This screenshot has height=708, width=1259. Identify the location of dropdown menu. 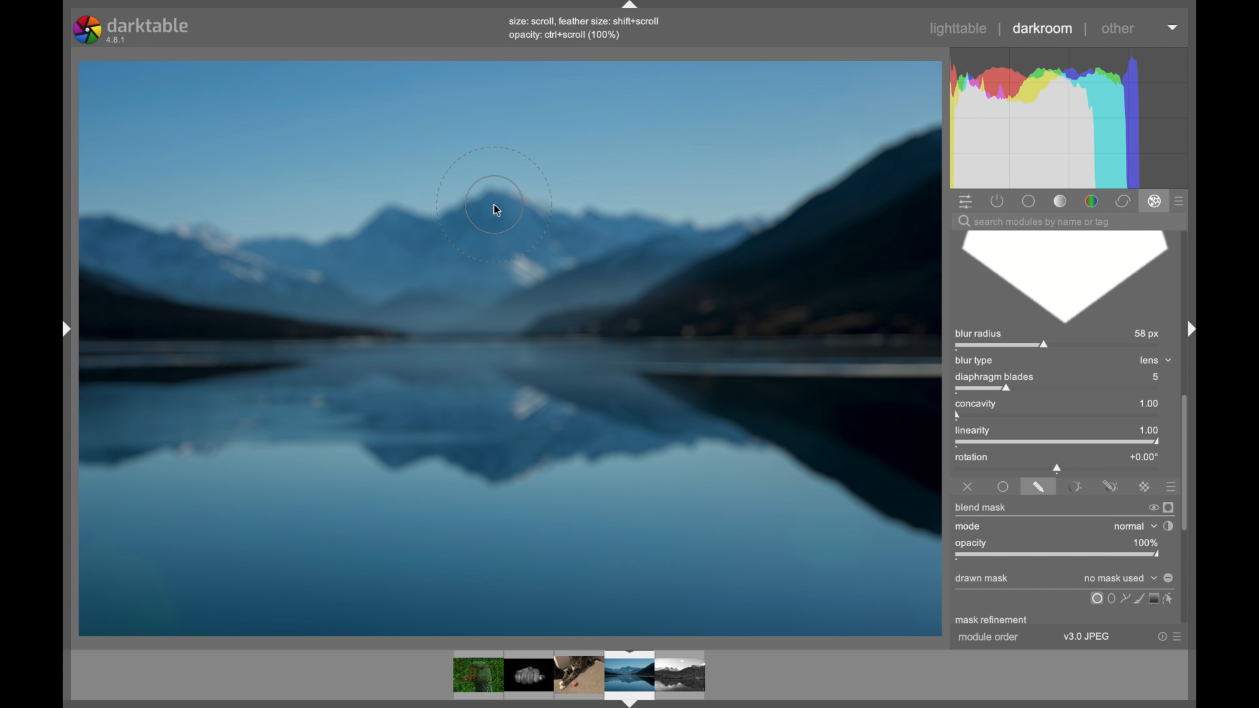
(1174, 28).